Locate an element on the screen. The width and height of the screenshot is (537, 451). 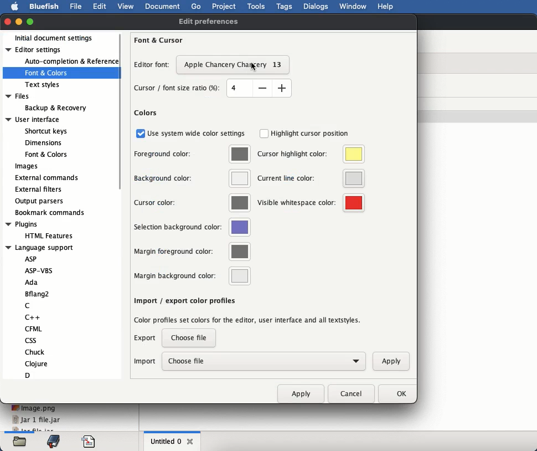
ok is located at coordinates (395, 394).